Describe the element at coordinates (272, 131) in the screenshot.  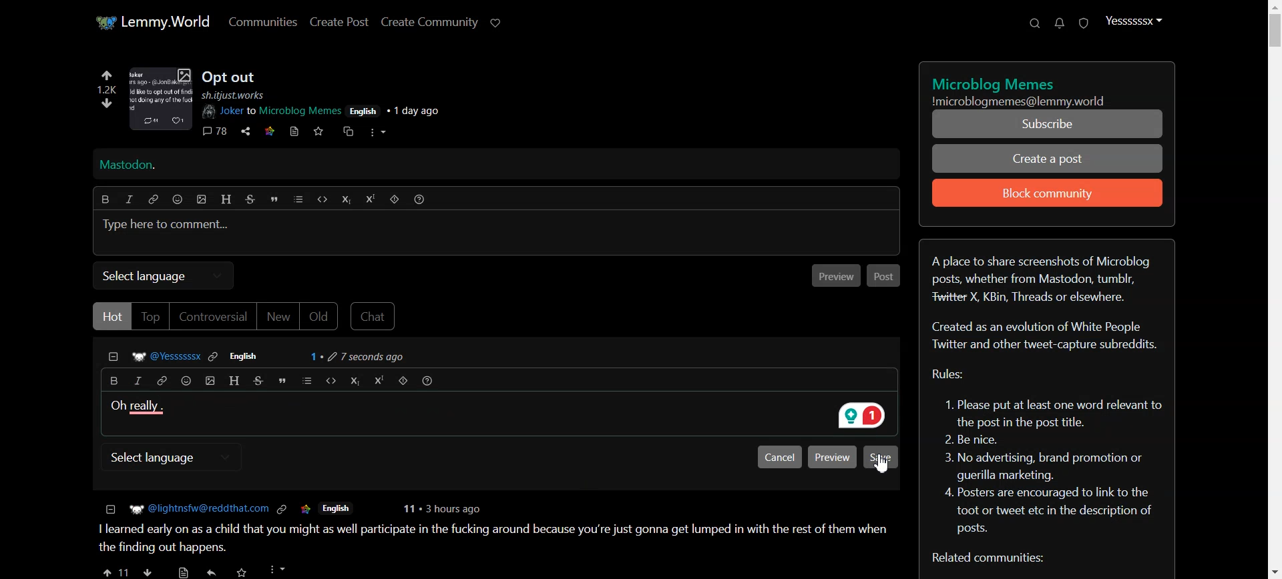
I see `link` at that location.